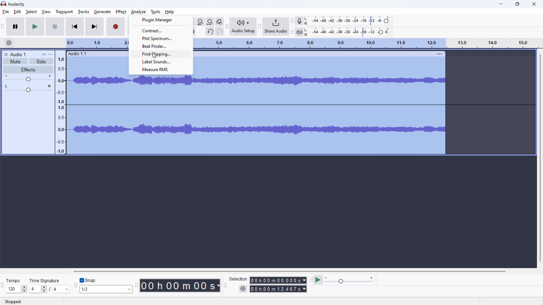 The width and height of the screenshot is (543, 305). I want to click on beat finder, so click(162, 46).